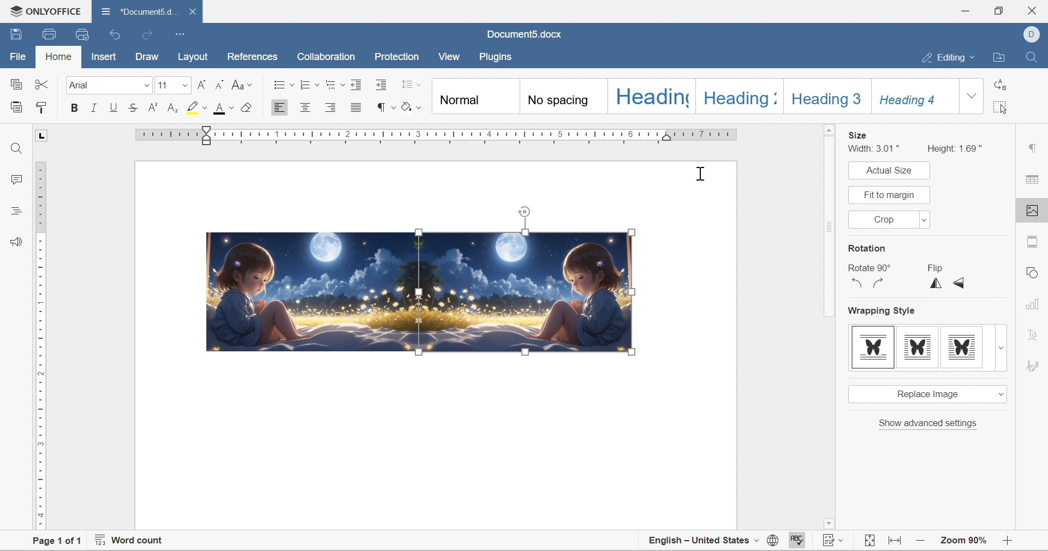 This screenshot has width=1048, height=551. What do you see at coordinates (307, 107) in the screenshot?
I see `Align center` at bounding box center [307, 107].